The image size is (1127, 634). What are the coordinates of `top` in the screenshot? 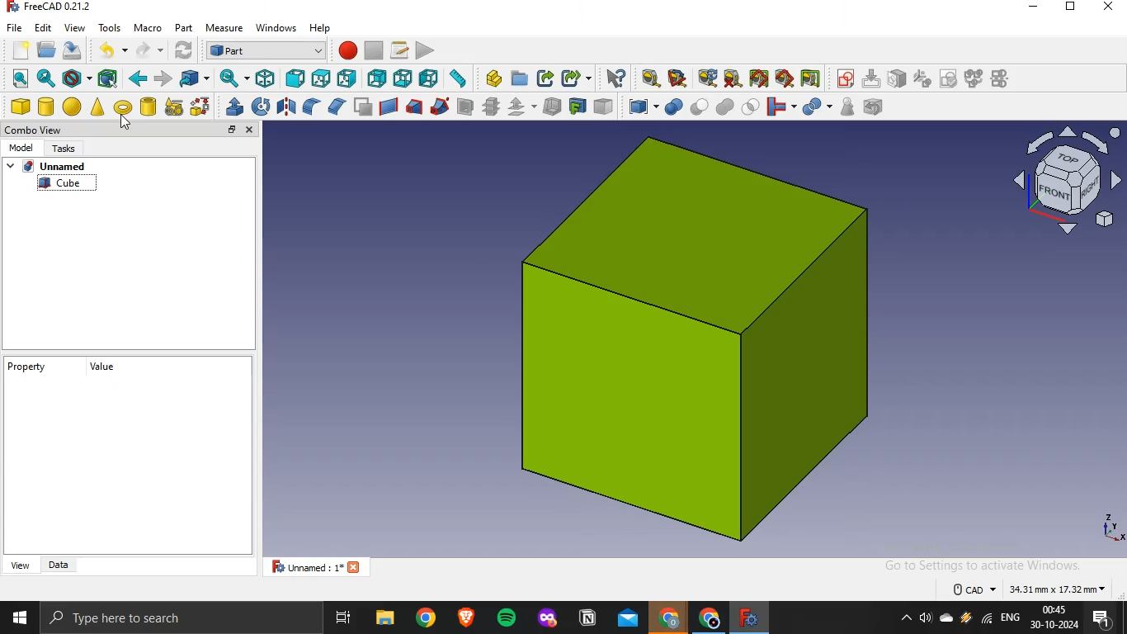 It's located at (320, 77).